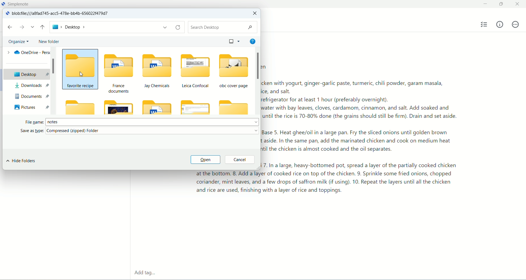 This screenshot has height=280, width=526. What do you see at coordinates (116, 27) in the screenshot?
I see `desktop` at bounding box center [116, 27].